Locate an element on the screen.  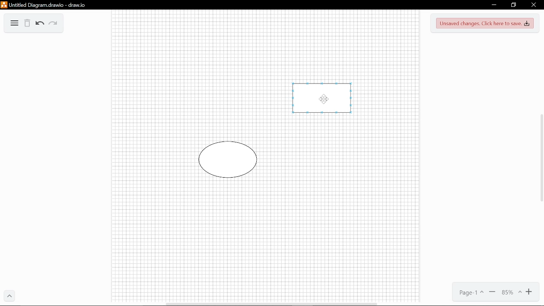
Unsaved changes. Click here to save. is located at coordinates (485, 24).